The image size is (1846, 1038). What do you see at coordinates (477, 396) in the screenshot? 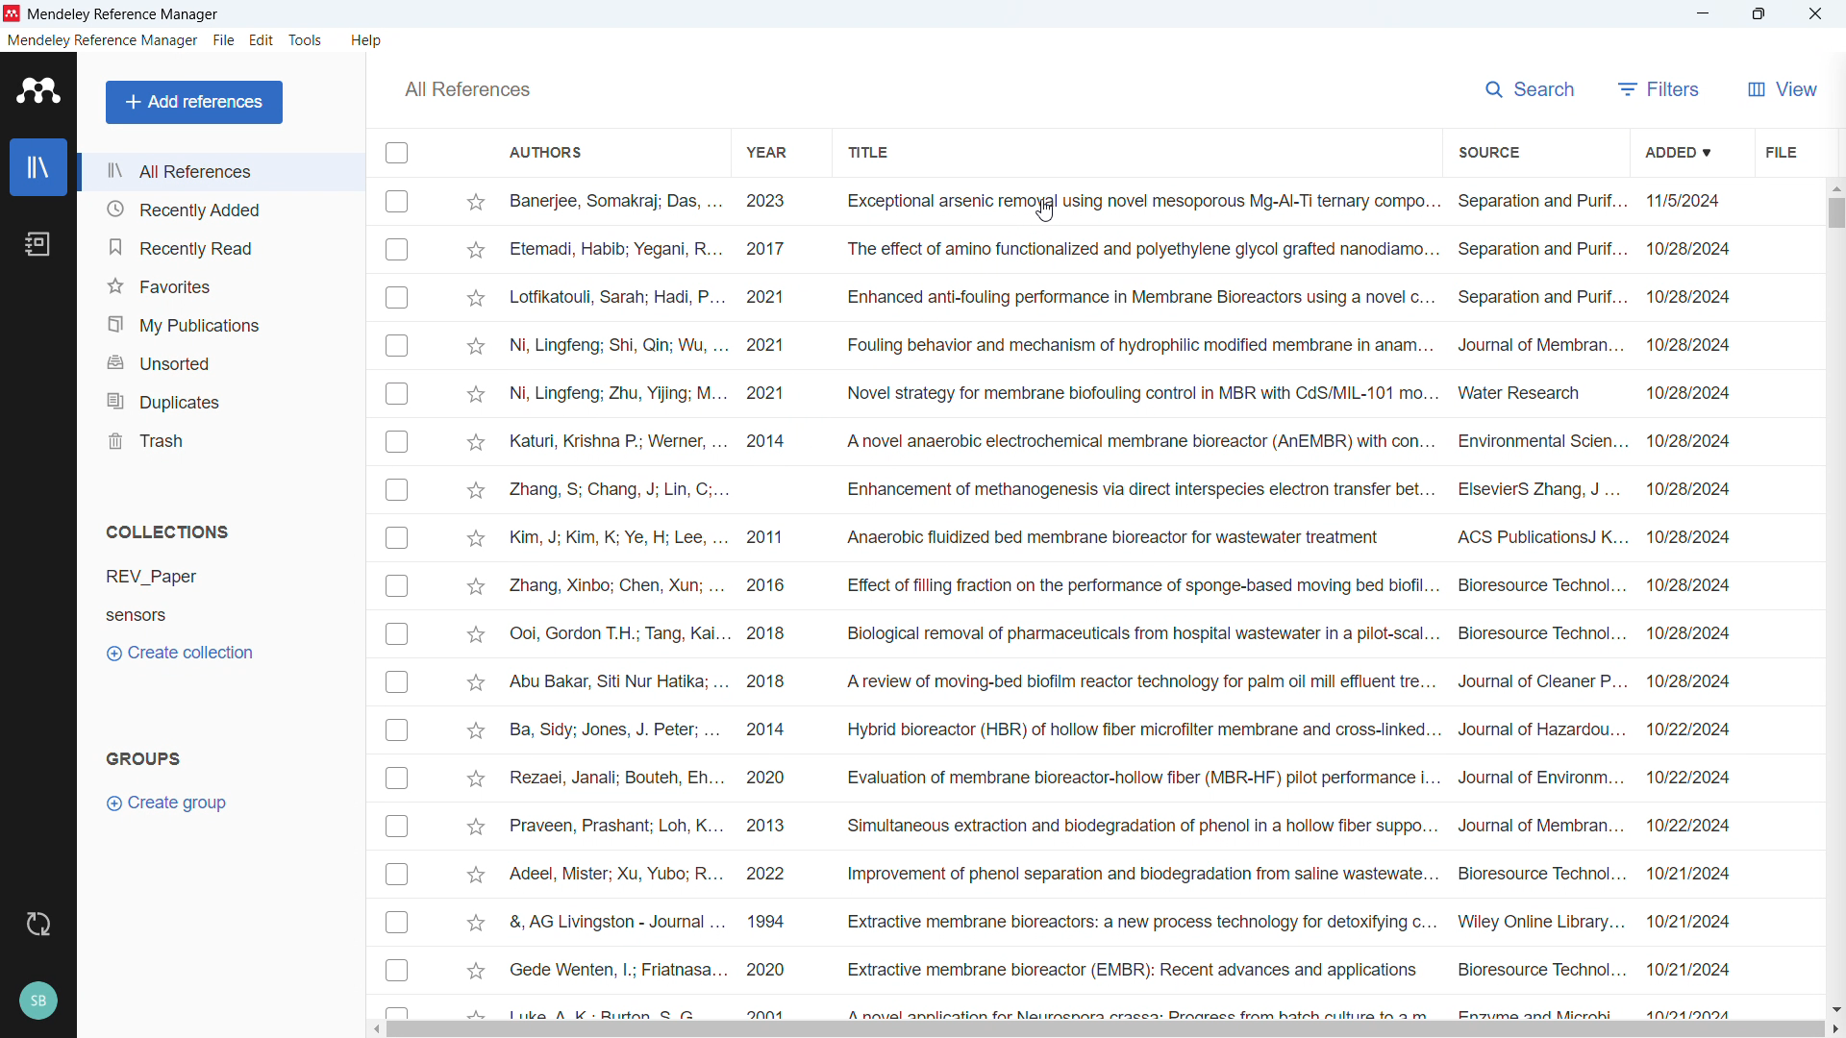
I see `click to starmark individual entries` at bounding box center [477, 396].